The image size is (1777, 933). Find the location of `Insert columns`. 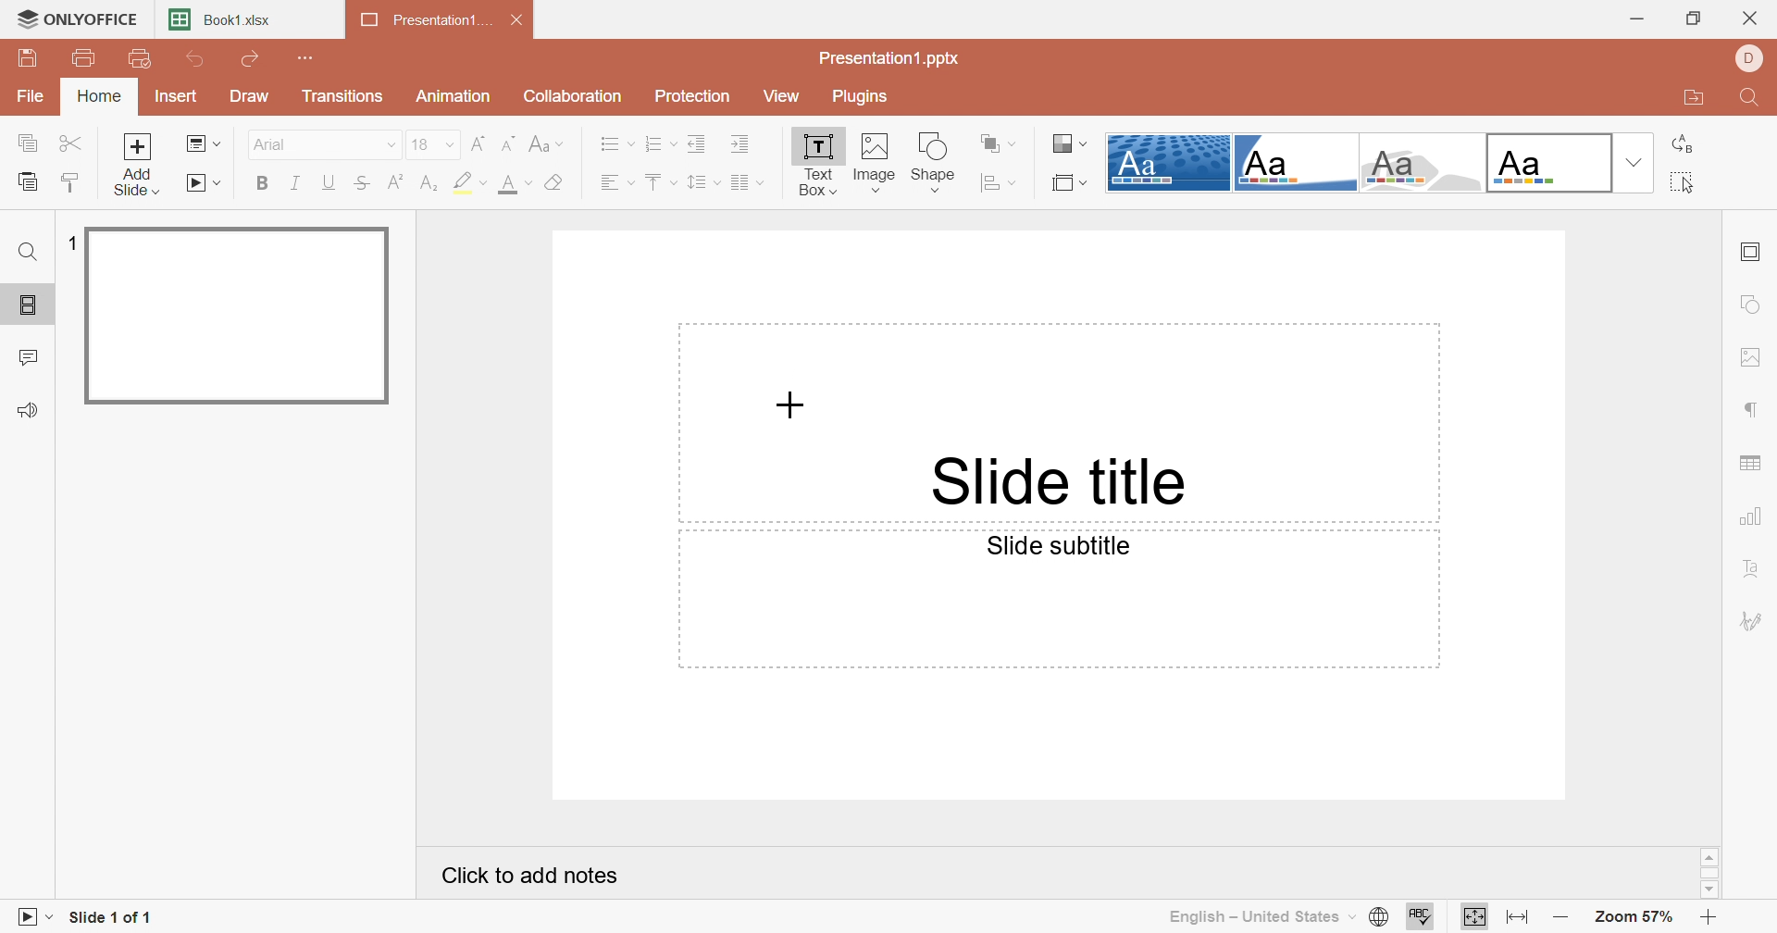

Insert columns is located at coordinates (745, 182).